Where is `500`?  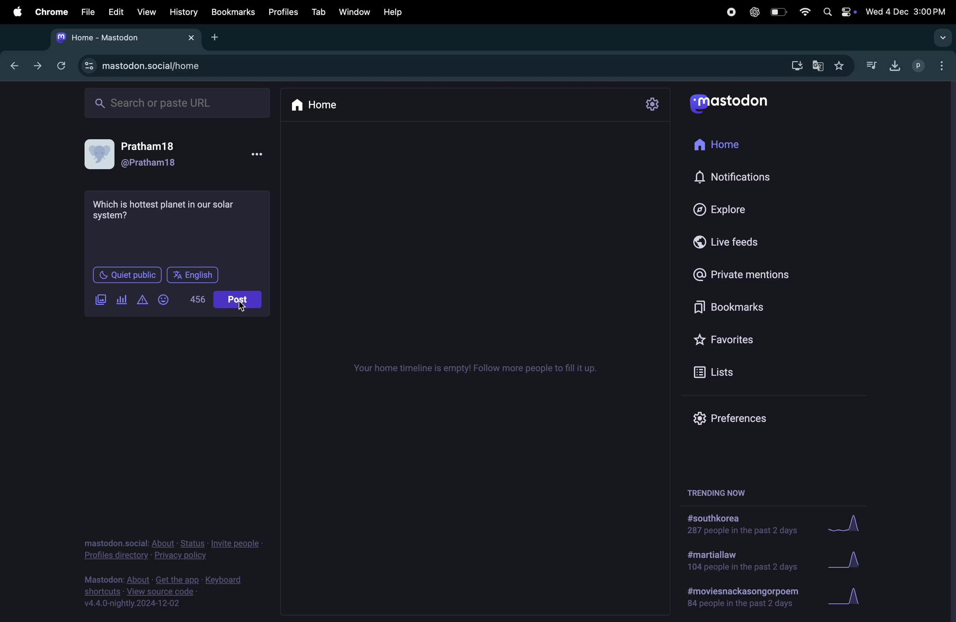 500 is located at coordinates (196, 299).